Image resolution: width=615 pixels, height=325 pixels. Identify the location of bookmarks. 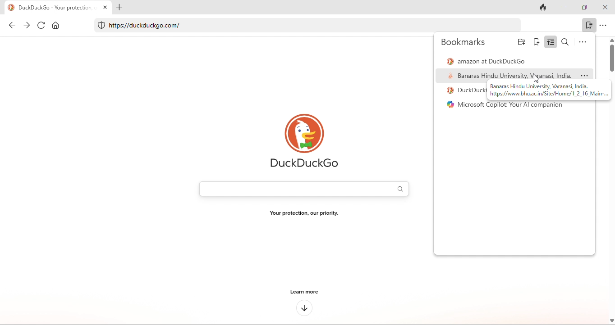
(465, 43).